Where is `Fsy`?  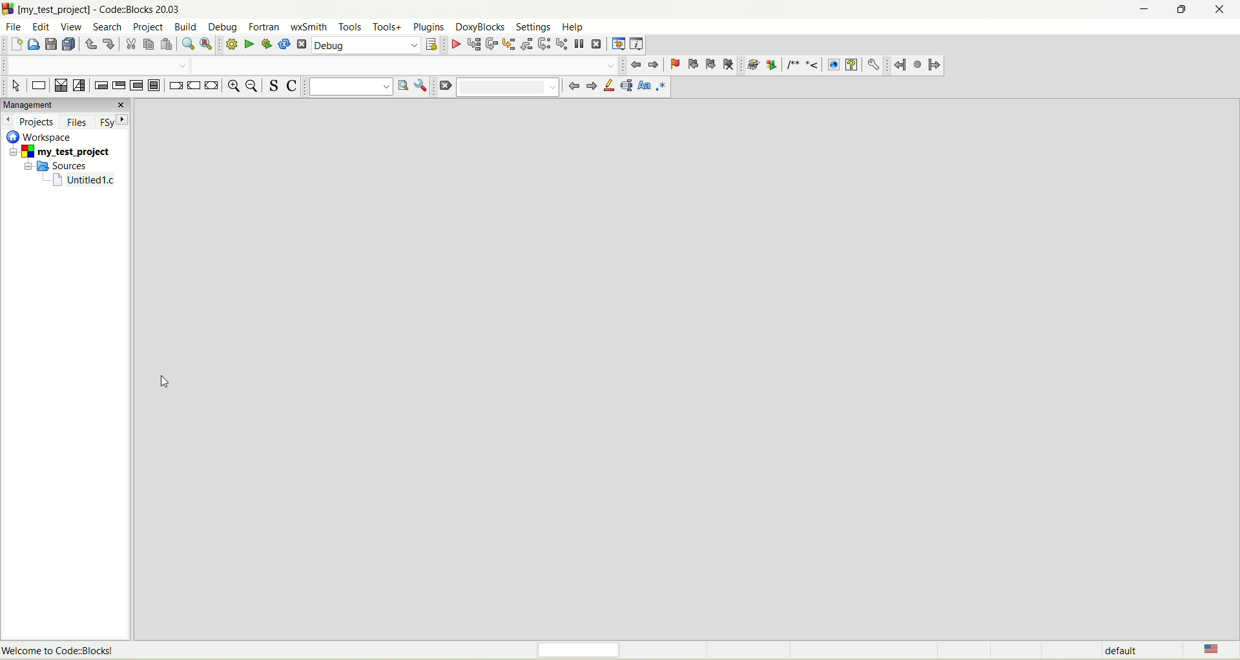 Fsy is located at coordinates (113, 122).